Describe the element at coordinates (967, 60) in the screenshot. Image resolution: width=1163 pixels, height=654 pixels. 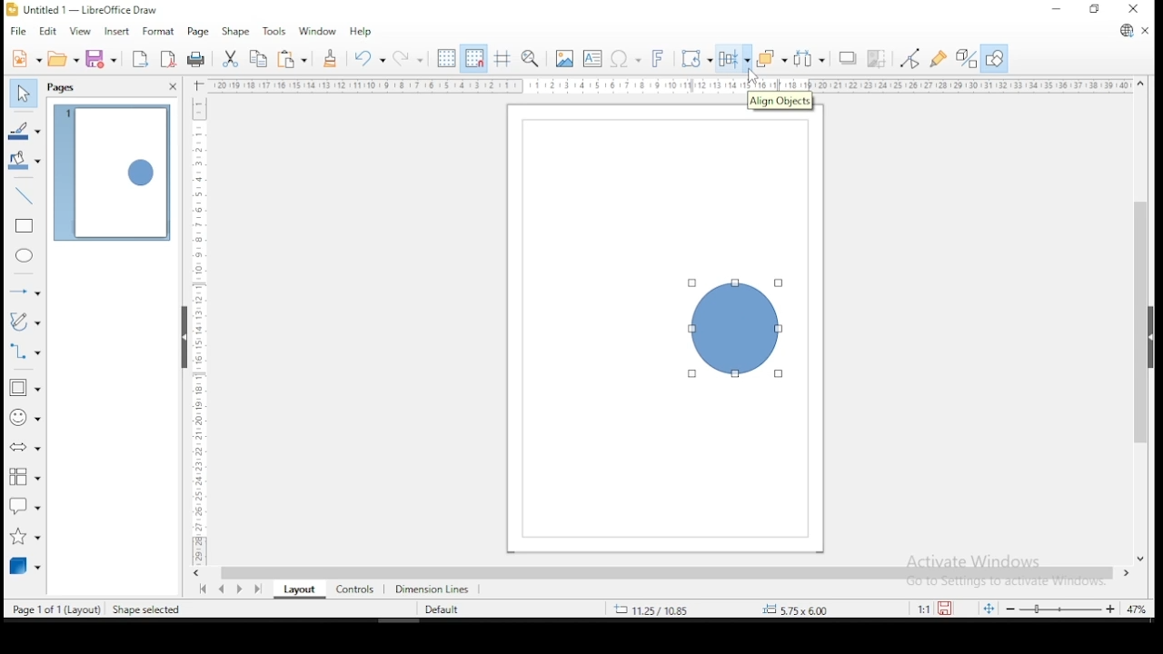
I see `toggle extrusions` at that location.